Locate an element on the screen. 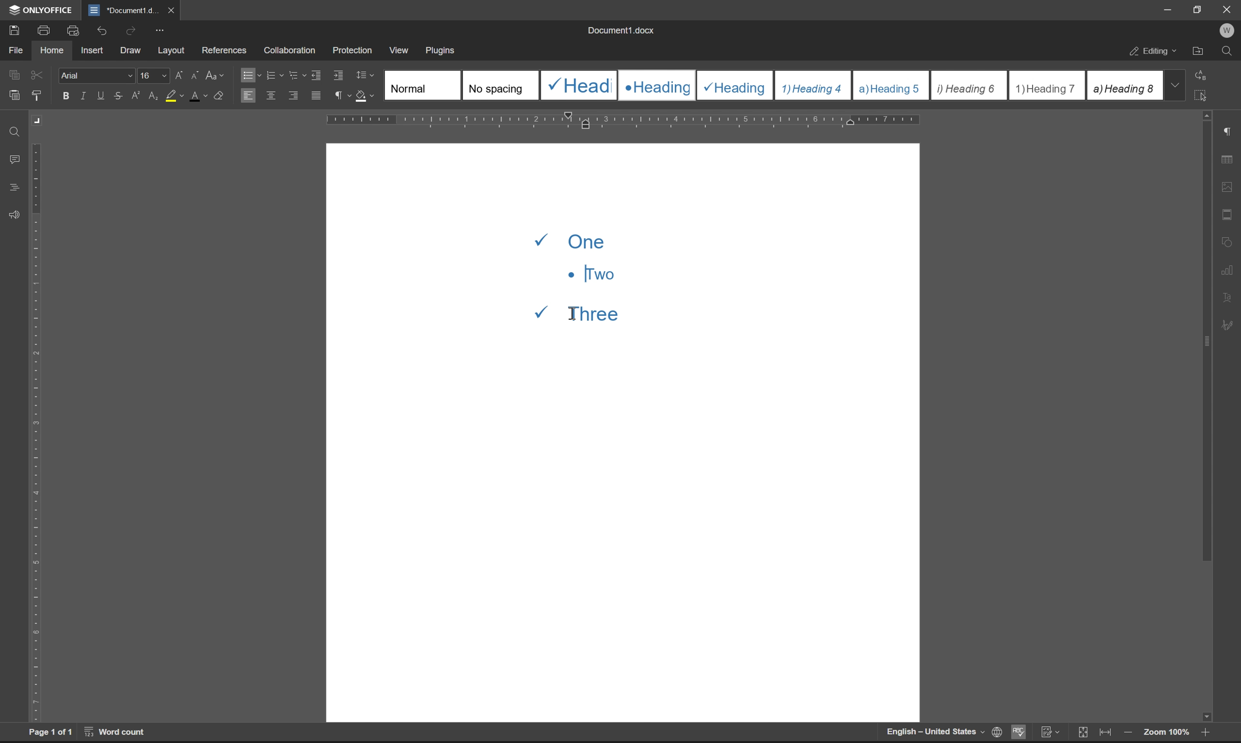  caopy is located at coordinates (13, 77).